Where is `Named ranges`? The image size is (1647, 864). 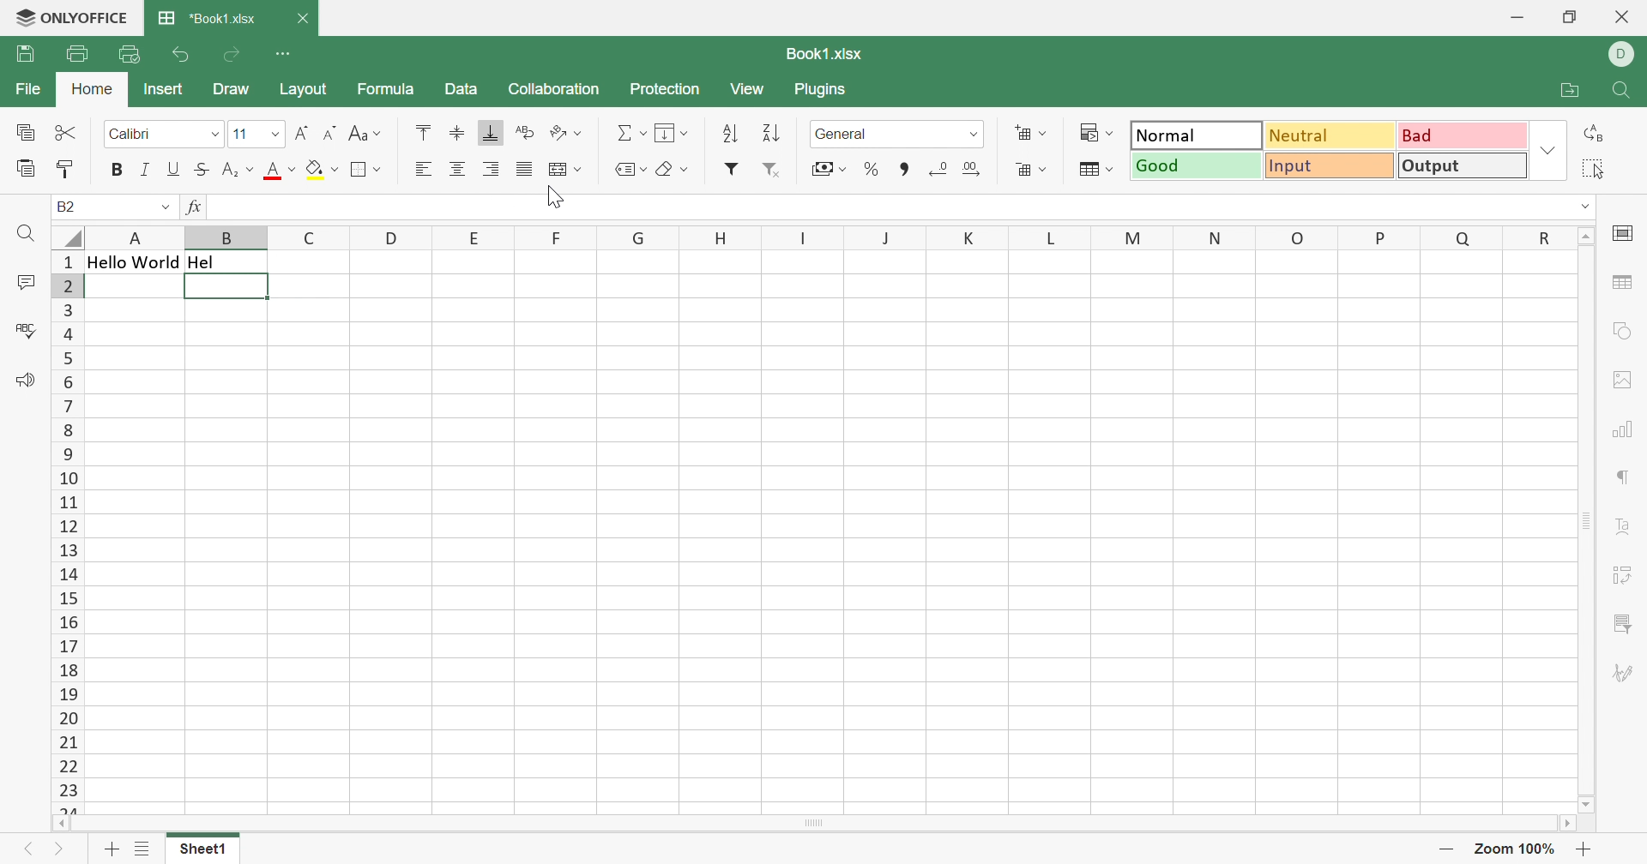 Named ranges is located at coordinates (630, 169).